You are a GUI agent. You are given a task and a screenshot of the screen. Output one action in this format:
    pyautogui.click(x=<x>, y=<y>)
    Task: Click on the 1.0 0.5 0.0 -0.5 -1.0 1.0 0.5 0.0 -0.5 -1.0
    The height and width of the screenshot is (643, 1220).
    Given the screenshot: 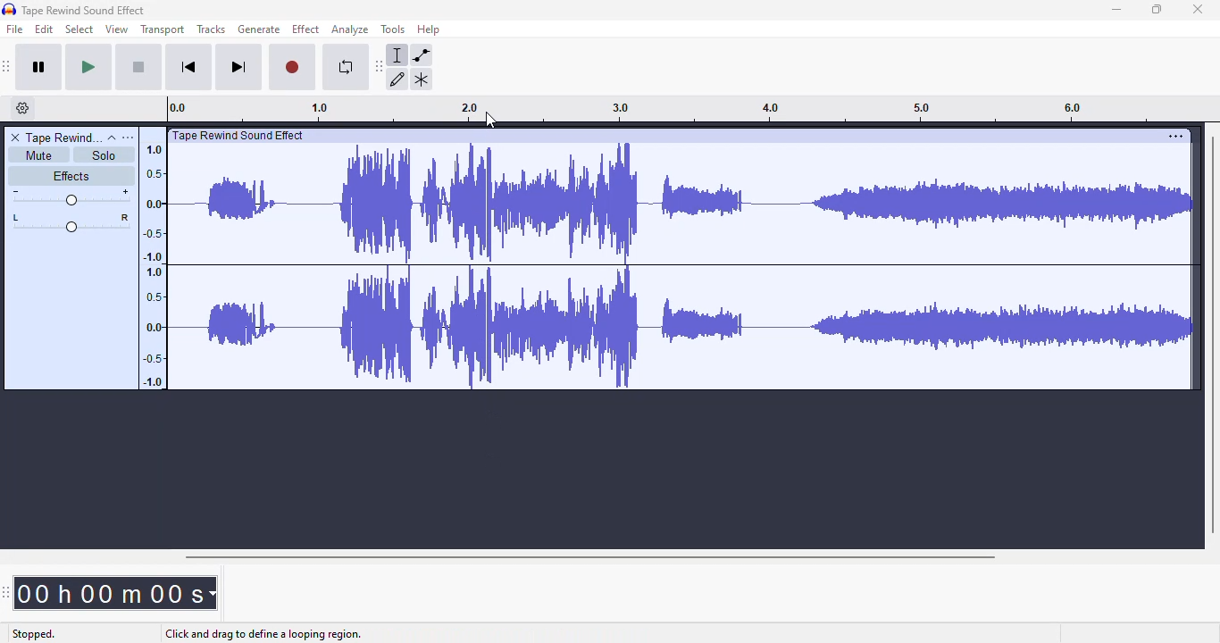 What is the action you would take?
    pyautogui.click(x=154, y=260)
    